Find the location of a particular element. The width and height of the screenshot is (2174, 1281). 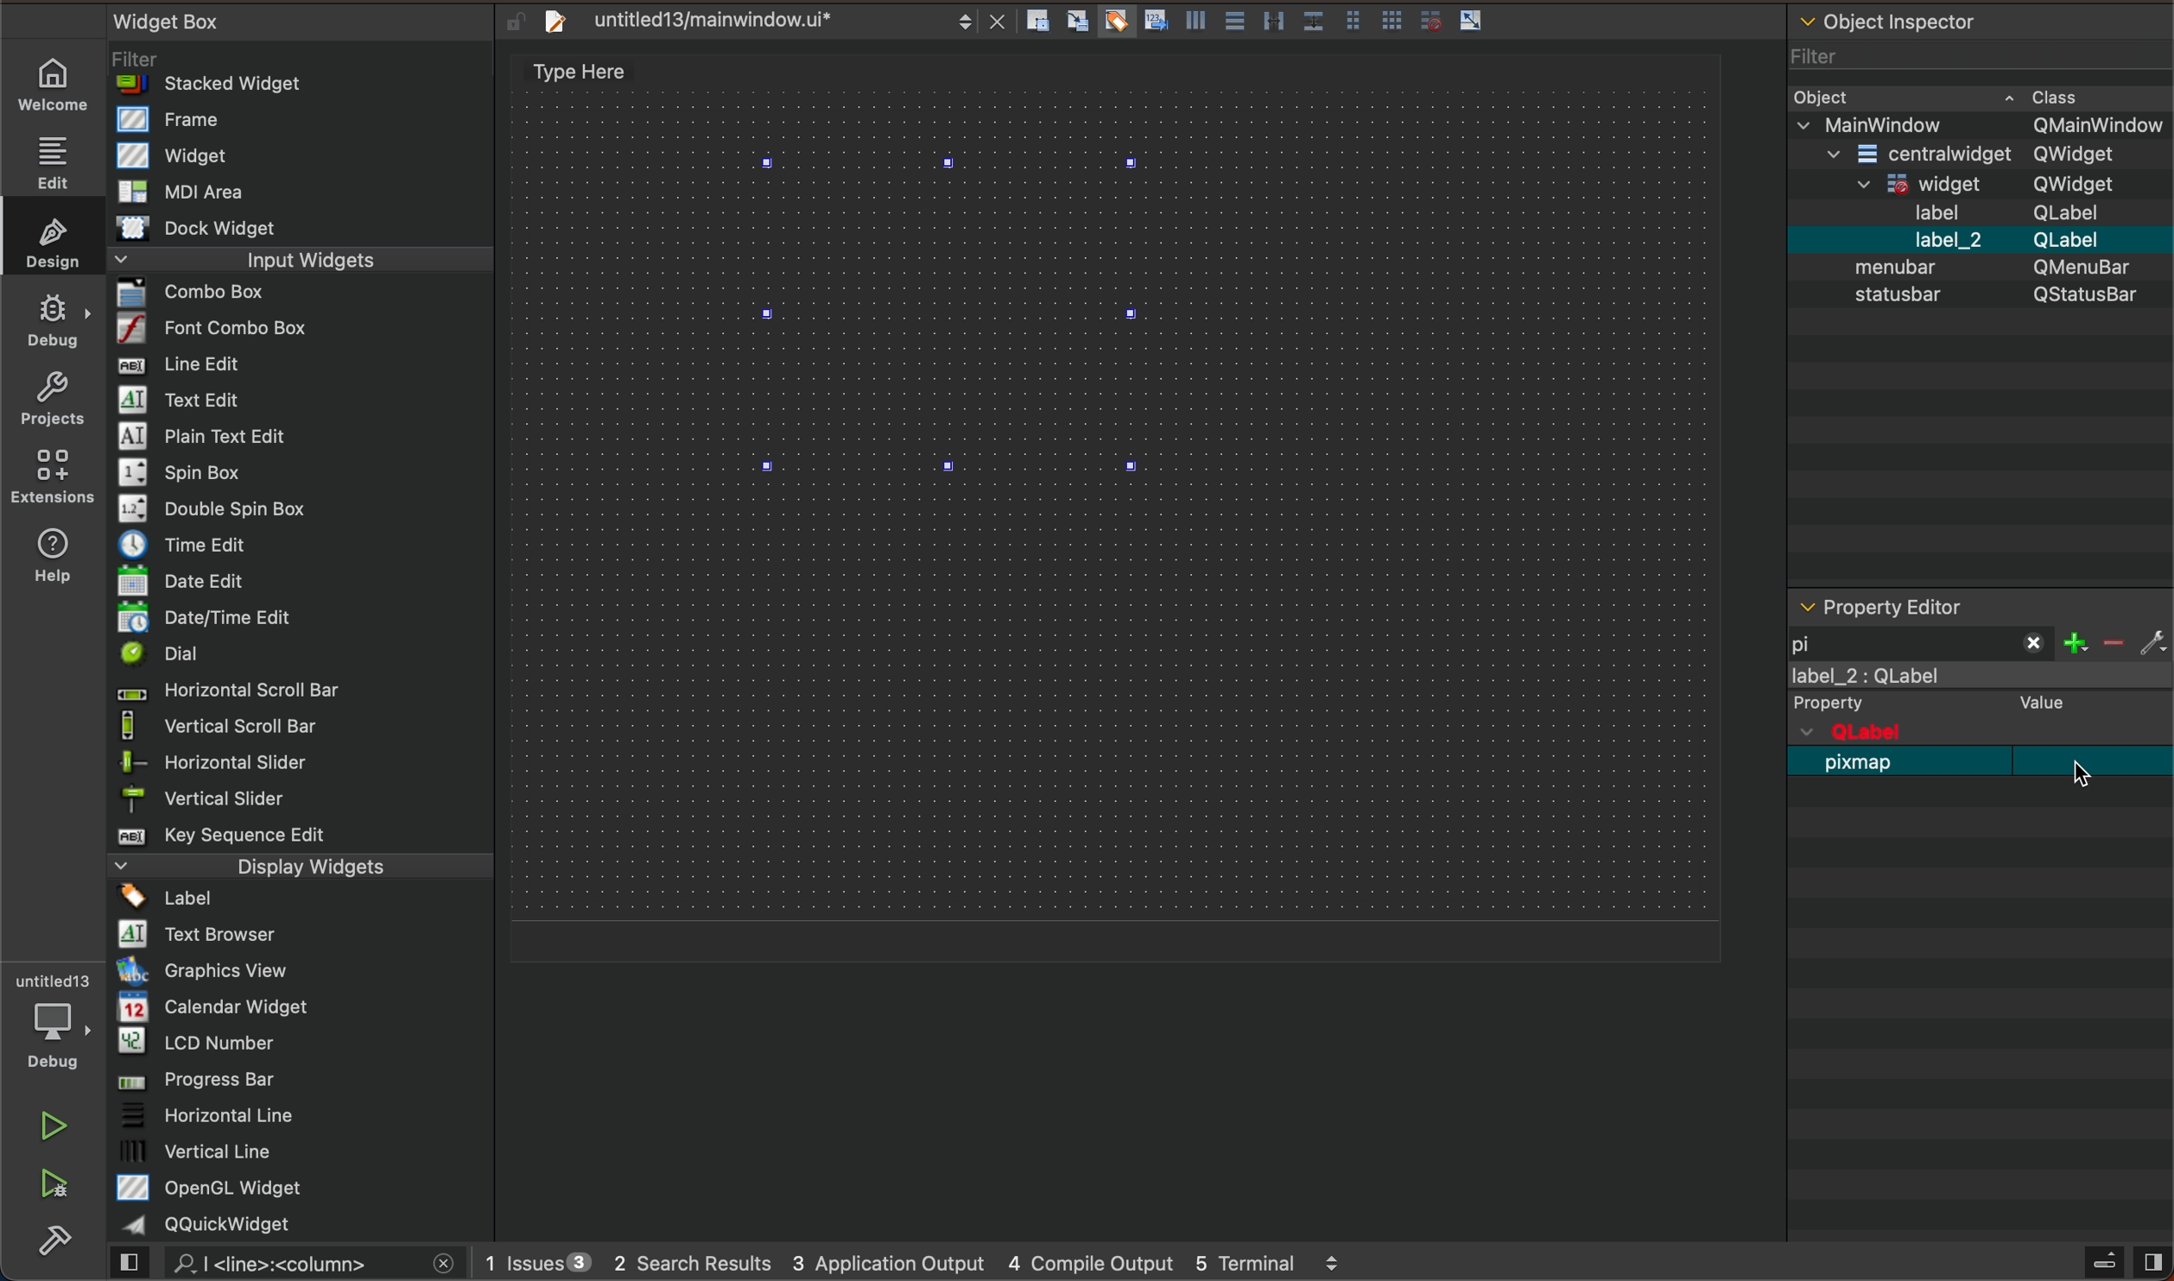

help is located at coordinates (60, 552).